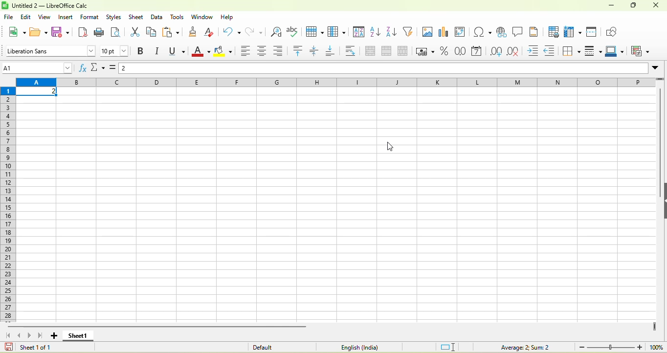  Describe the element at coordinates (462, 33) in the screenshot. I see `pivot table` at that location.